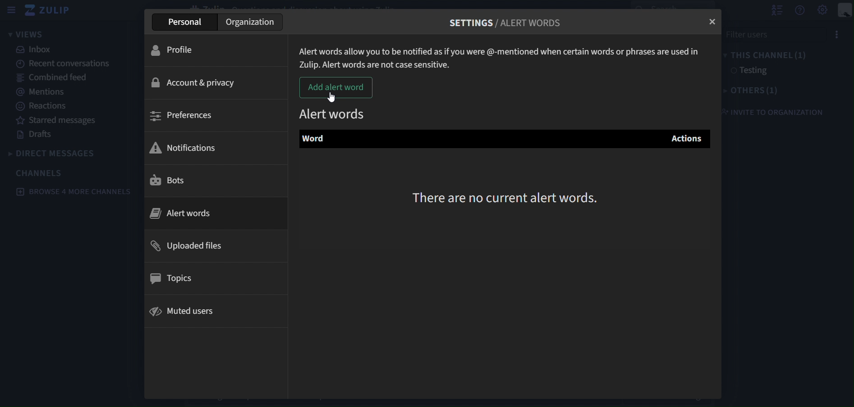  Describe the element at coordinates (502, 54) in the screenshot. I see `Alert words allow you to be notified as if you were @-mentioned when certain words or phrases are used in Zulip.` at that location.